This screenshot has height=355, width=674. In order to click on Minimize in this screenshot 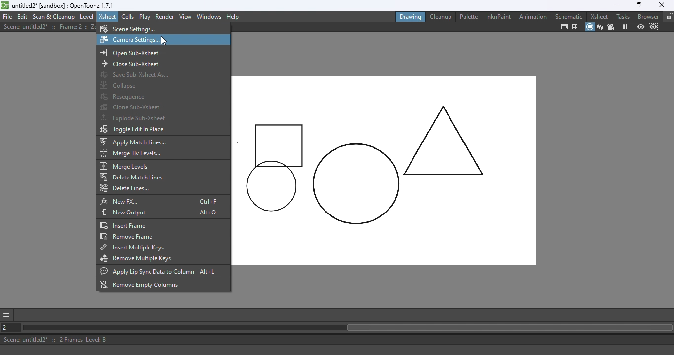, I will do `click(613, 5)`.